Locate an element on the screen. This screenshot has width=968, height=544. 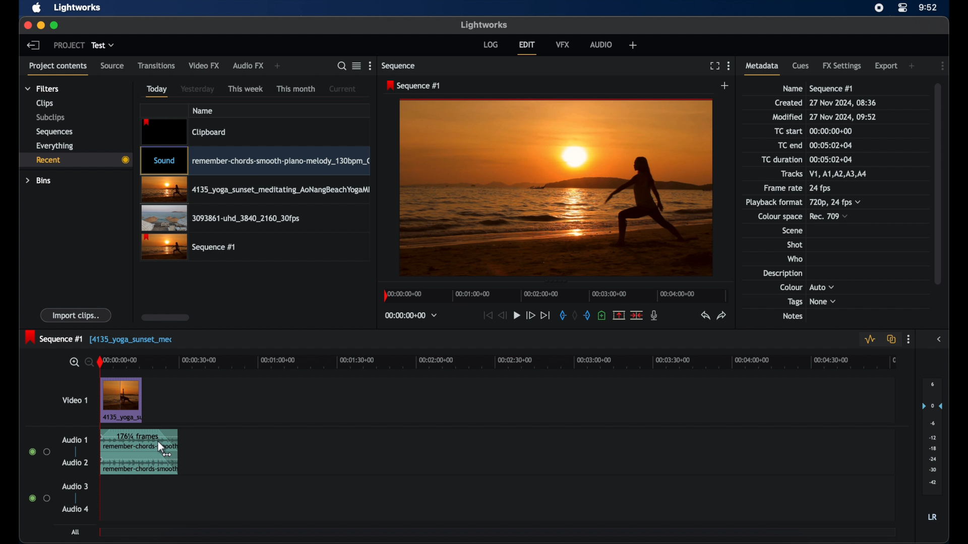
lightworks is located at coordinates (77, 8).